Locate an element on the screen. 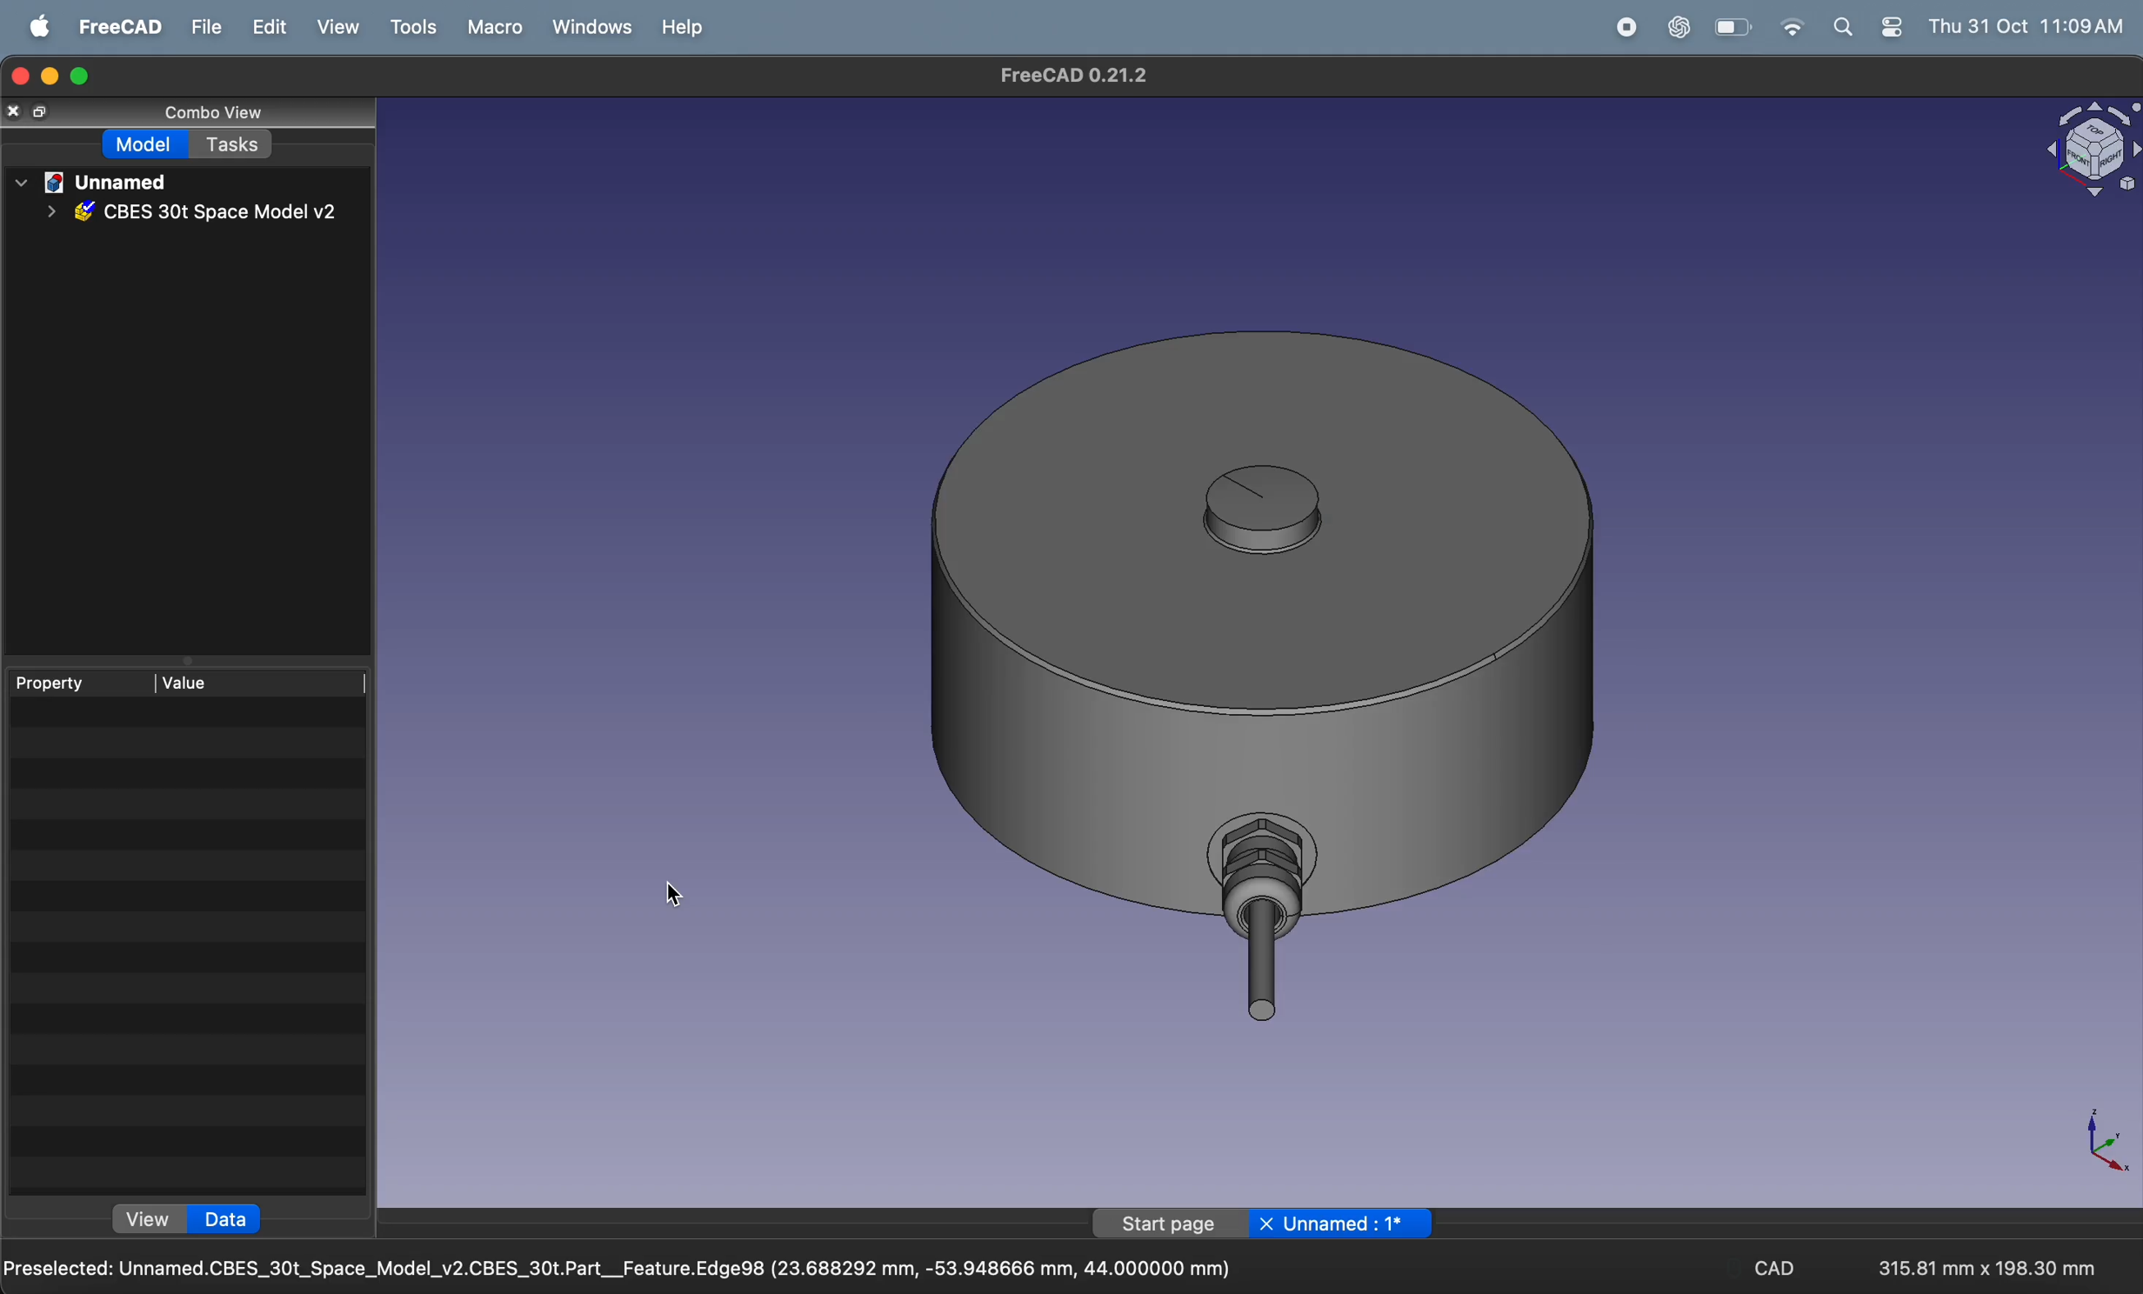 The height and width of the screenshot is (1294, 2143). unnamed is located at coordinates (103, 181).